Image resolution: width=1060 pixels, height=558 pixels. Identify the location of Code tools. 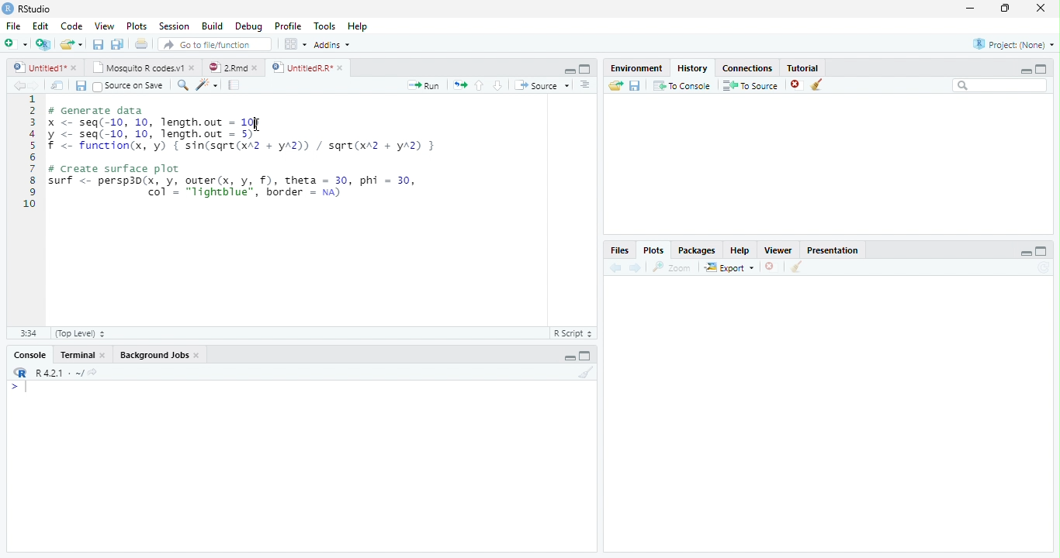
(207, 84).